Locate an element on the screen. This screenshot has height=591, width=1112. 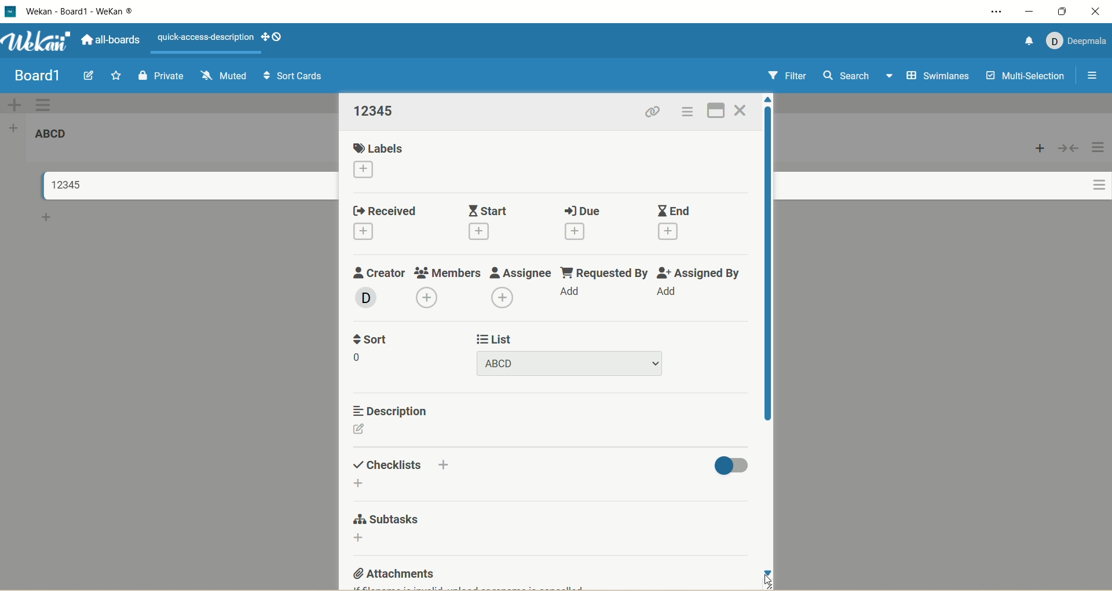
click to scroll up is located at coordinates (770, 102).